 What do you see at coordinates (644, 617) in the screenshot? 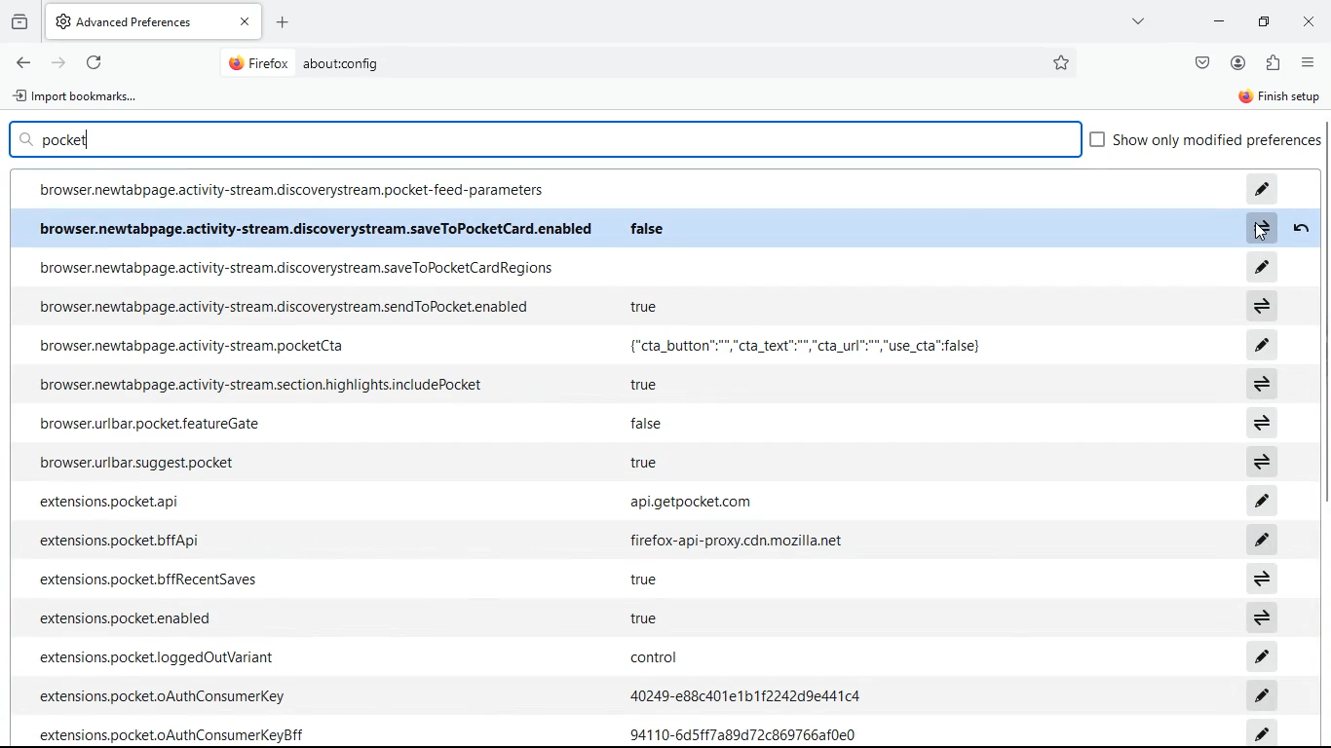
I see `true` at bounding box center [644, 617].